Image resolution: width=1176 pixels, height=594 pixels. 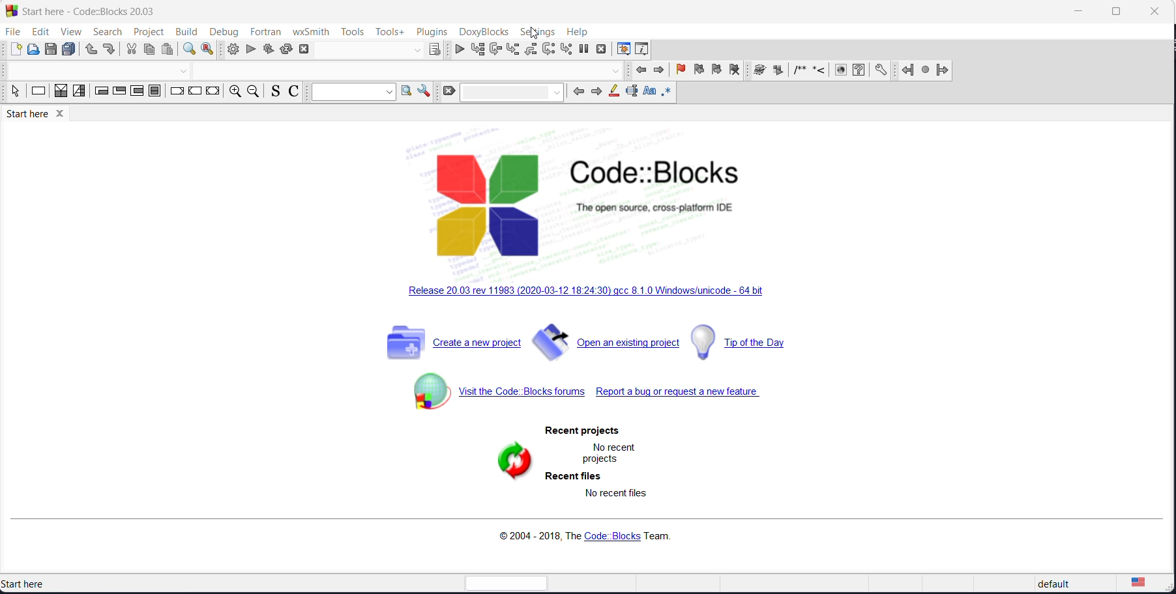 I want to click on icon, so click(x=759, y=71).